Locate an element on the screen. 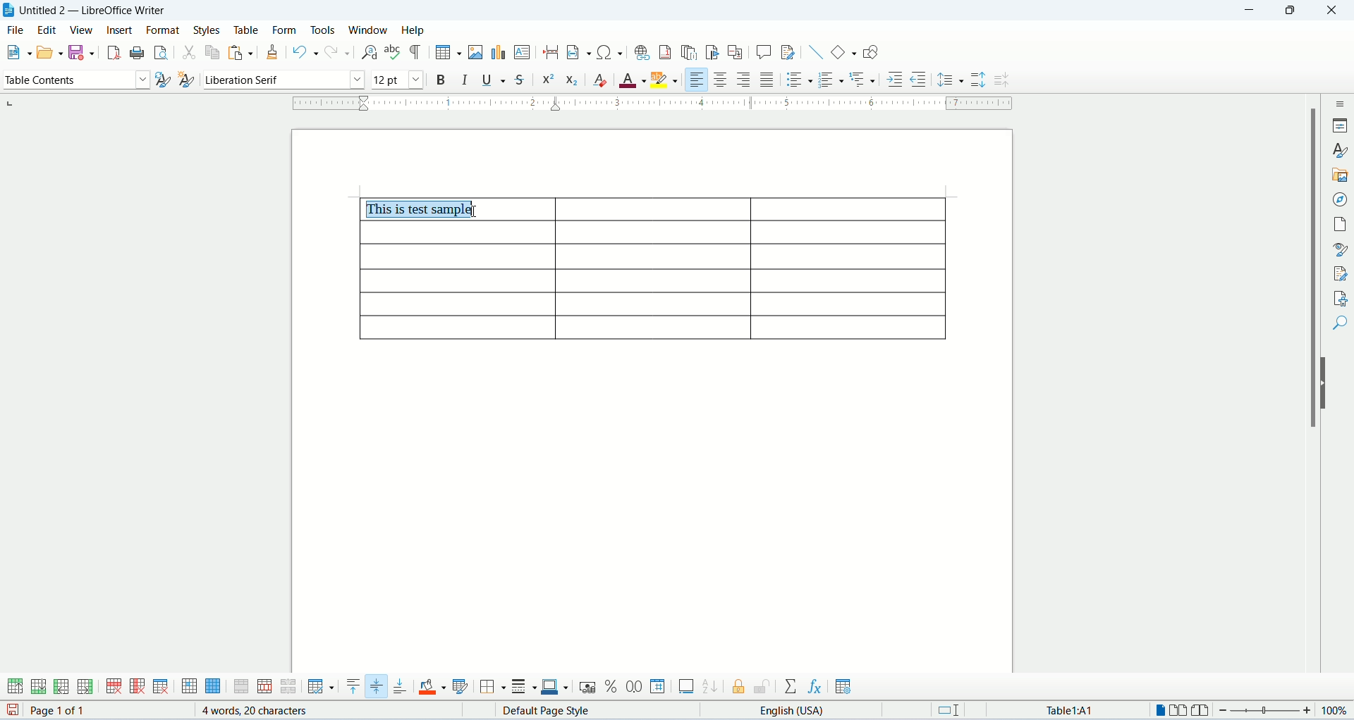  currency format is located at coordinates (587, 685).